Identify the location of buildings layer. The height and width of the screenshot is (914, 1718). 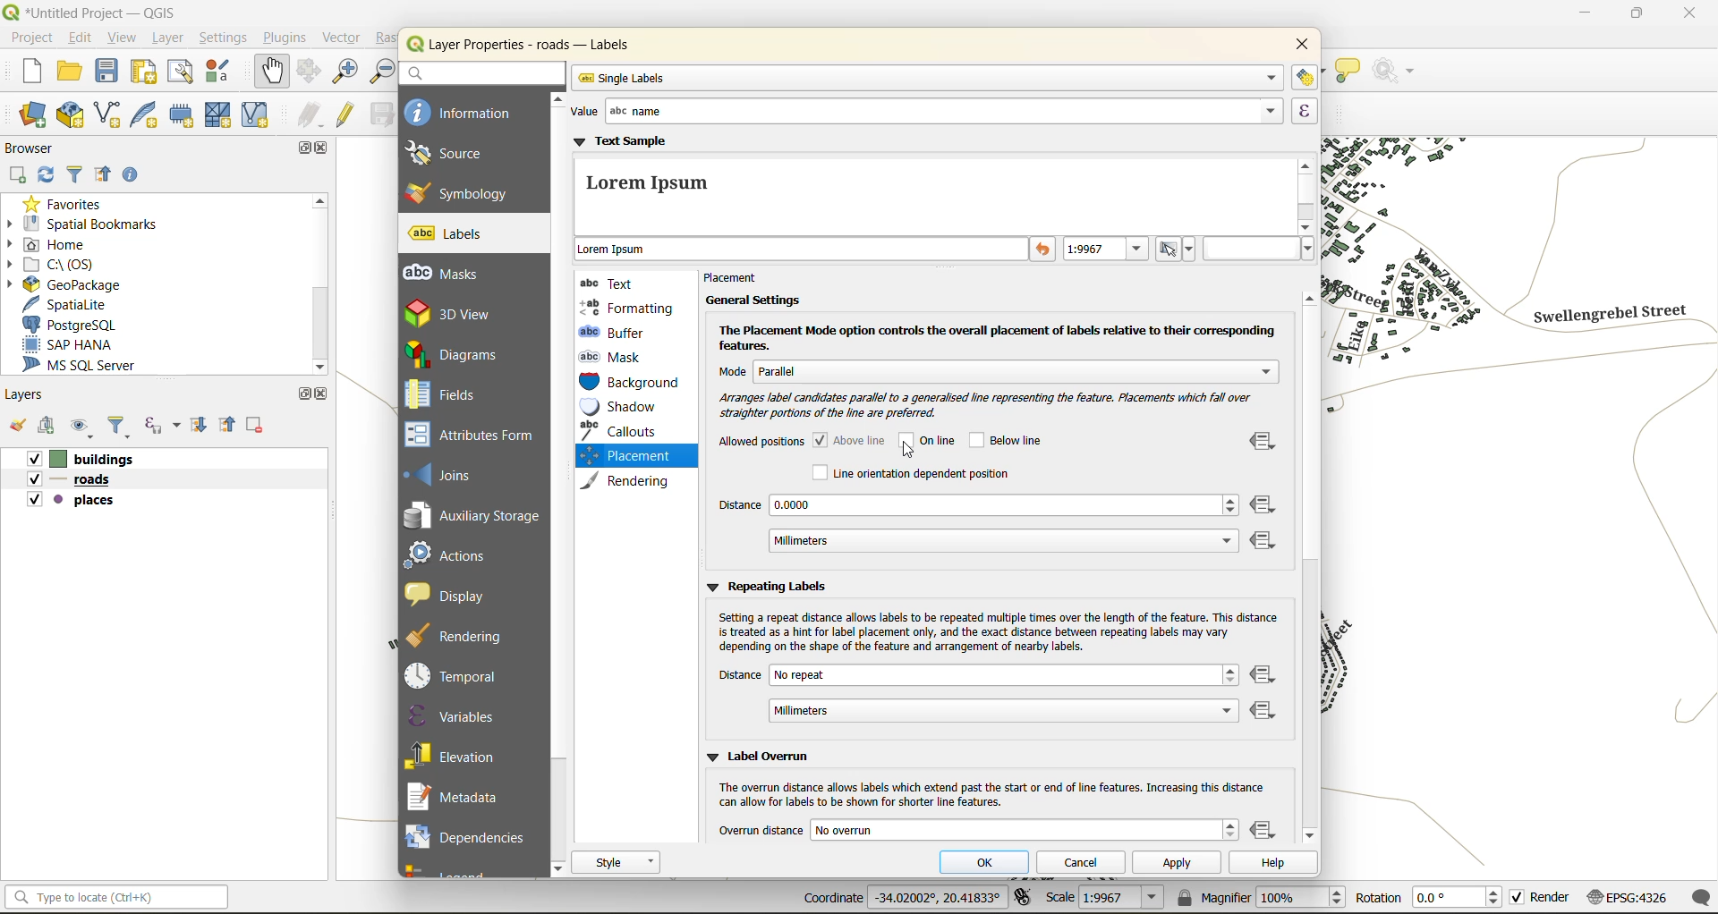
(87, 460).